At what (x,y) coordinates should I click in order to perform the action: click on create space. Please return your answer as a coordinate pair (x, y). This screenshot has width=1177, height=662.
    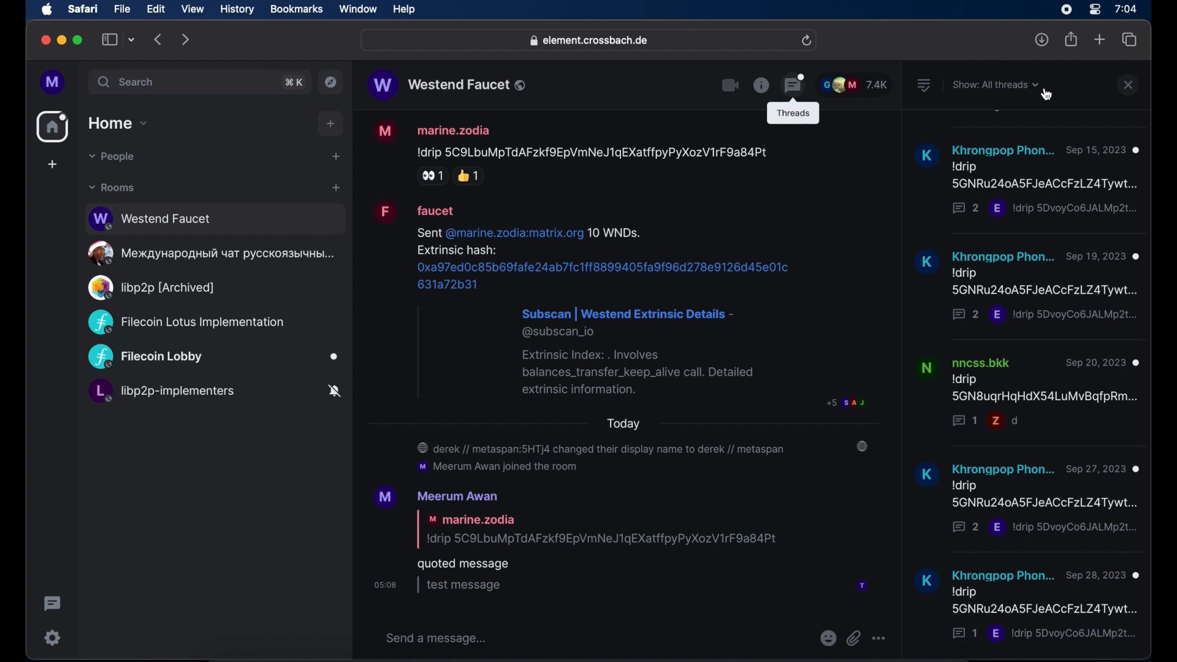
    Looking at the image, I should click on (53, 164).